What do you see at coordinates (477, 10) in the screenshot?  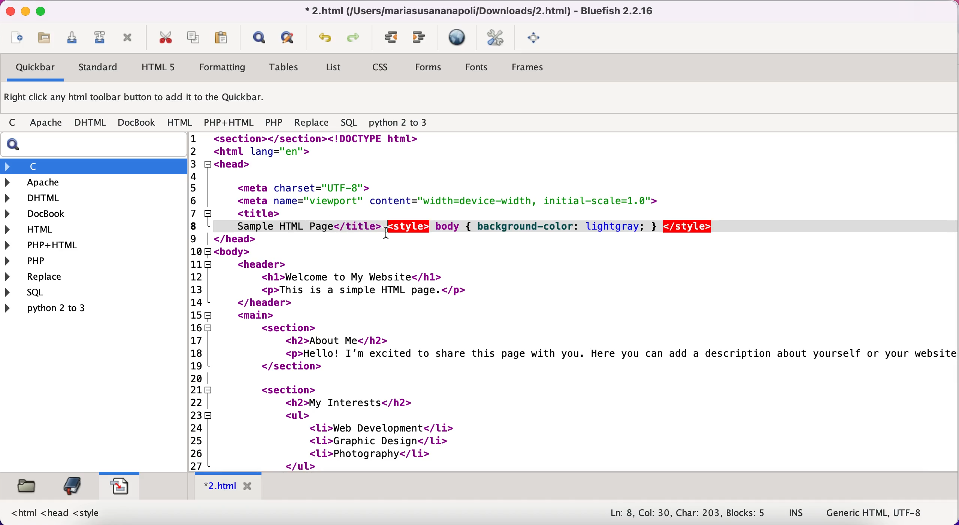 I see `* 2.html (/Users/mariasusananapoli/Downloads/2.html) - Bluefish 2.2.16` at bounding box center [477, 10].